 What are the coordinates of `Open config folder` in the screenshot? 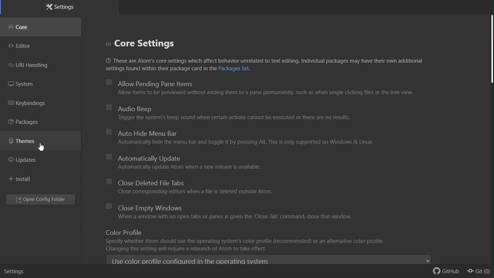 It's located at (41, 200).